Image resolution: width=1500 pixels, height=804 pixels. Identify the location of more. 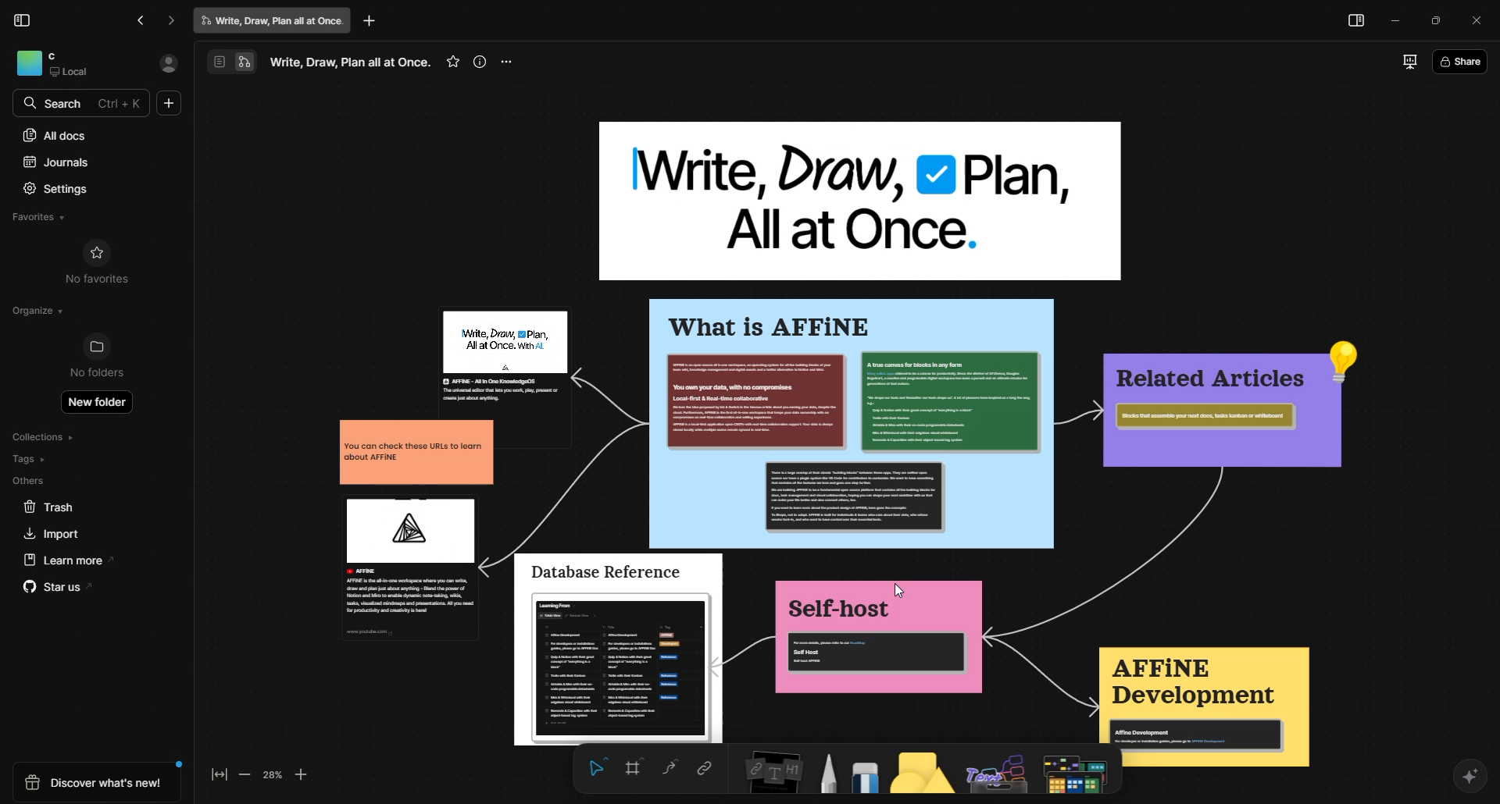
(513, 61).